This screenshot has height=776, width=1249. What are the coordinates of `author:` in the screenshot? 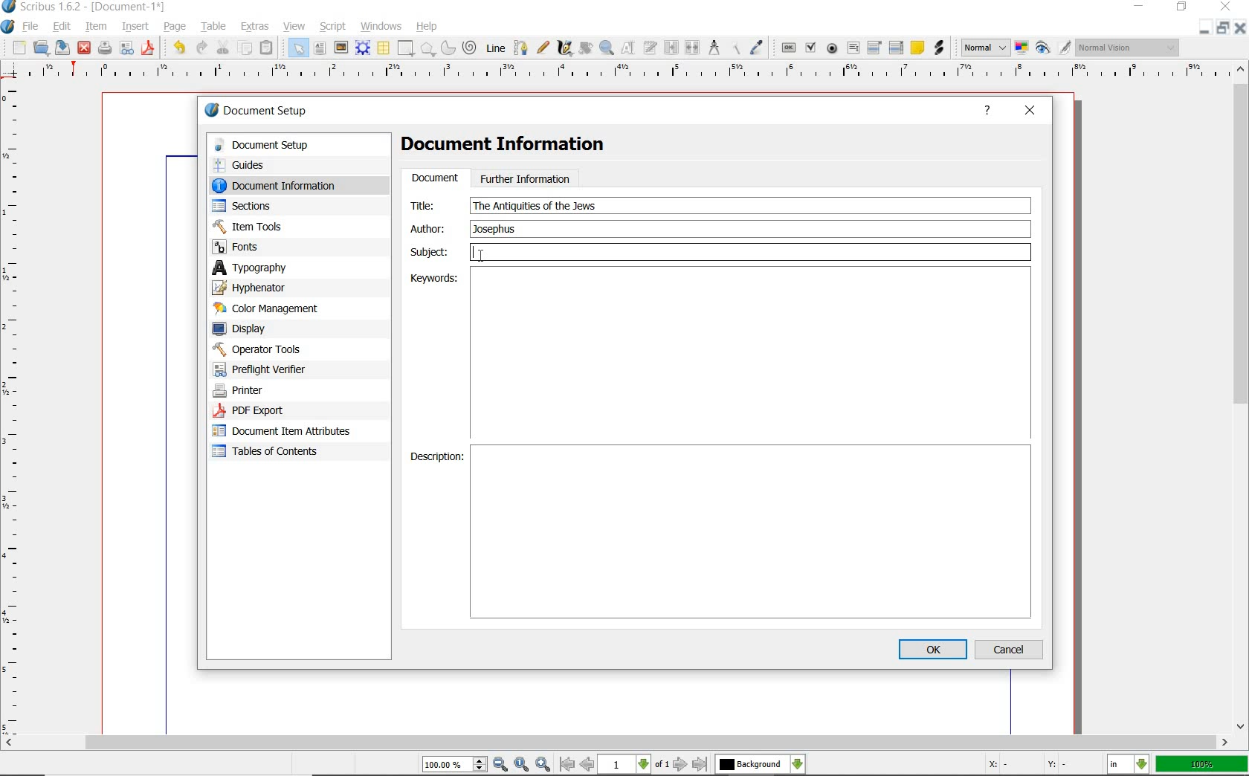 It's located at (430, 228).